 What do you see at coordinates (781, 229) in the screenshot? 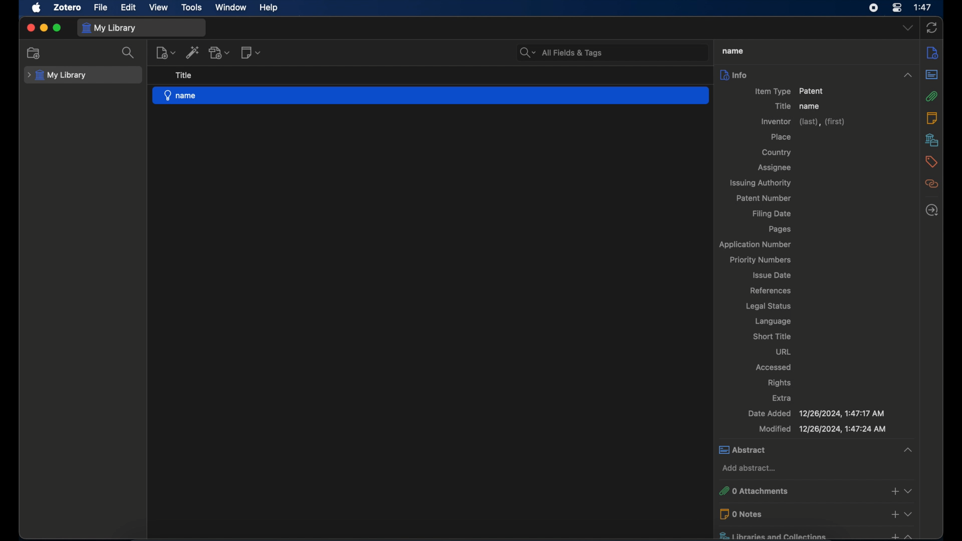
I see `pages` at bounding box center [781, 229].